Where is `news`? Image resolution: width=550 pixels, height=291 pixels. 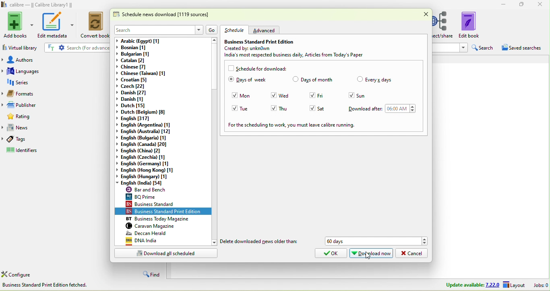 news is located at coordinates (58, 129).